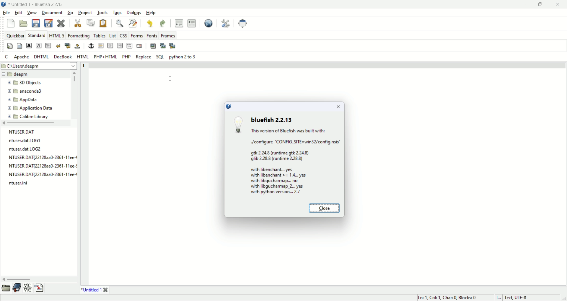  What do you see at coordinates (18, 13) in the screenshot?
I see `edit` at bounding box center [18, 13].